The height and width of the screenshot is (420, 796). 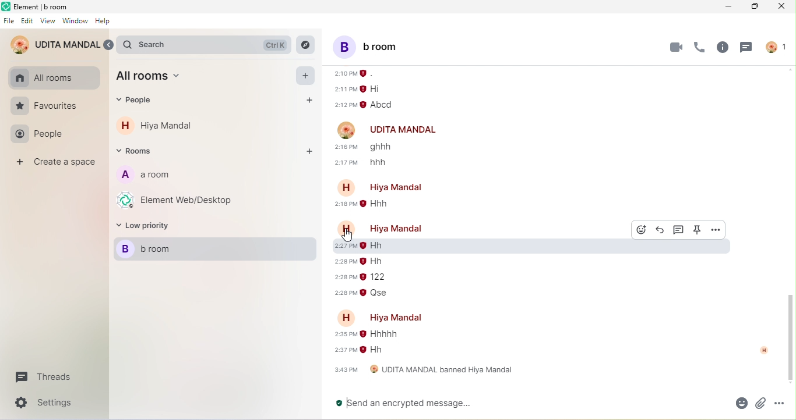 What do you see at coordinates (381, 46) in the screenshot?
I see `b room` at bounding box center [381, 46].